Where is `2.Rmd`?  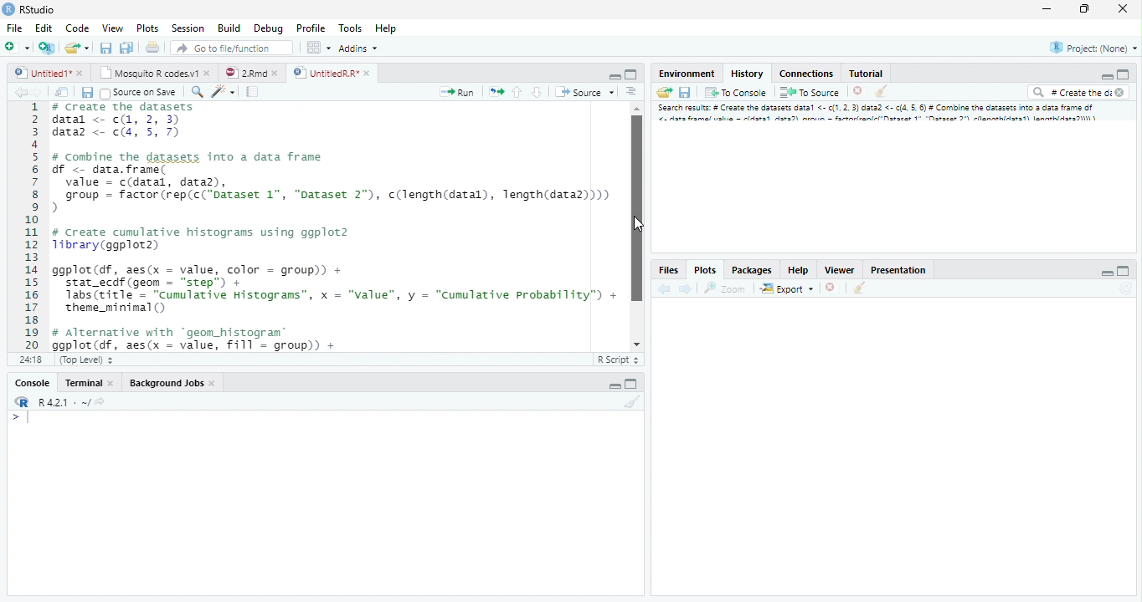
2.Rmd is located at coordinates (249, 71).